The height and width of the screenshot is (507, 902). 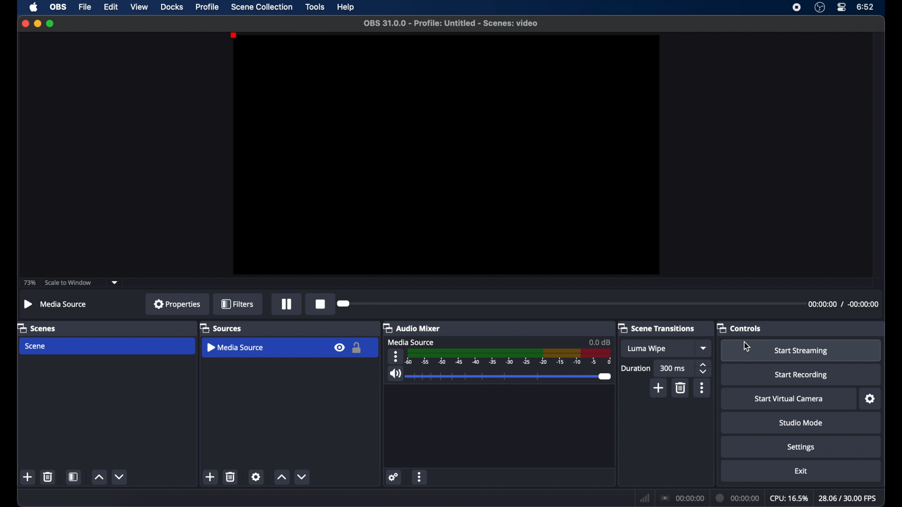 I want to click on decrement, so click(x=303, y=477).